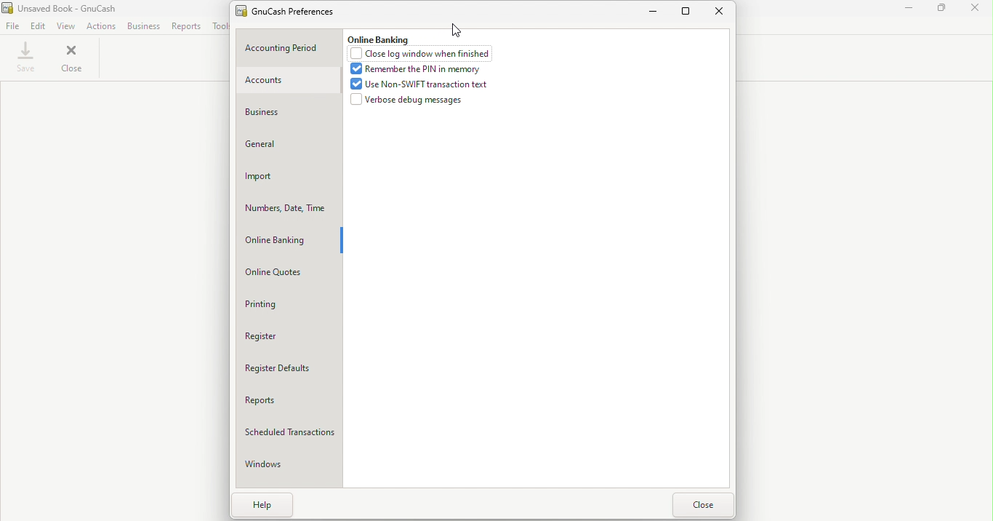  I want to click on Minimize, so click(655, 12).